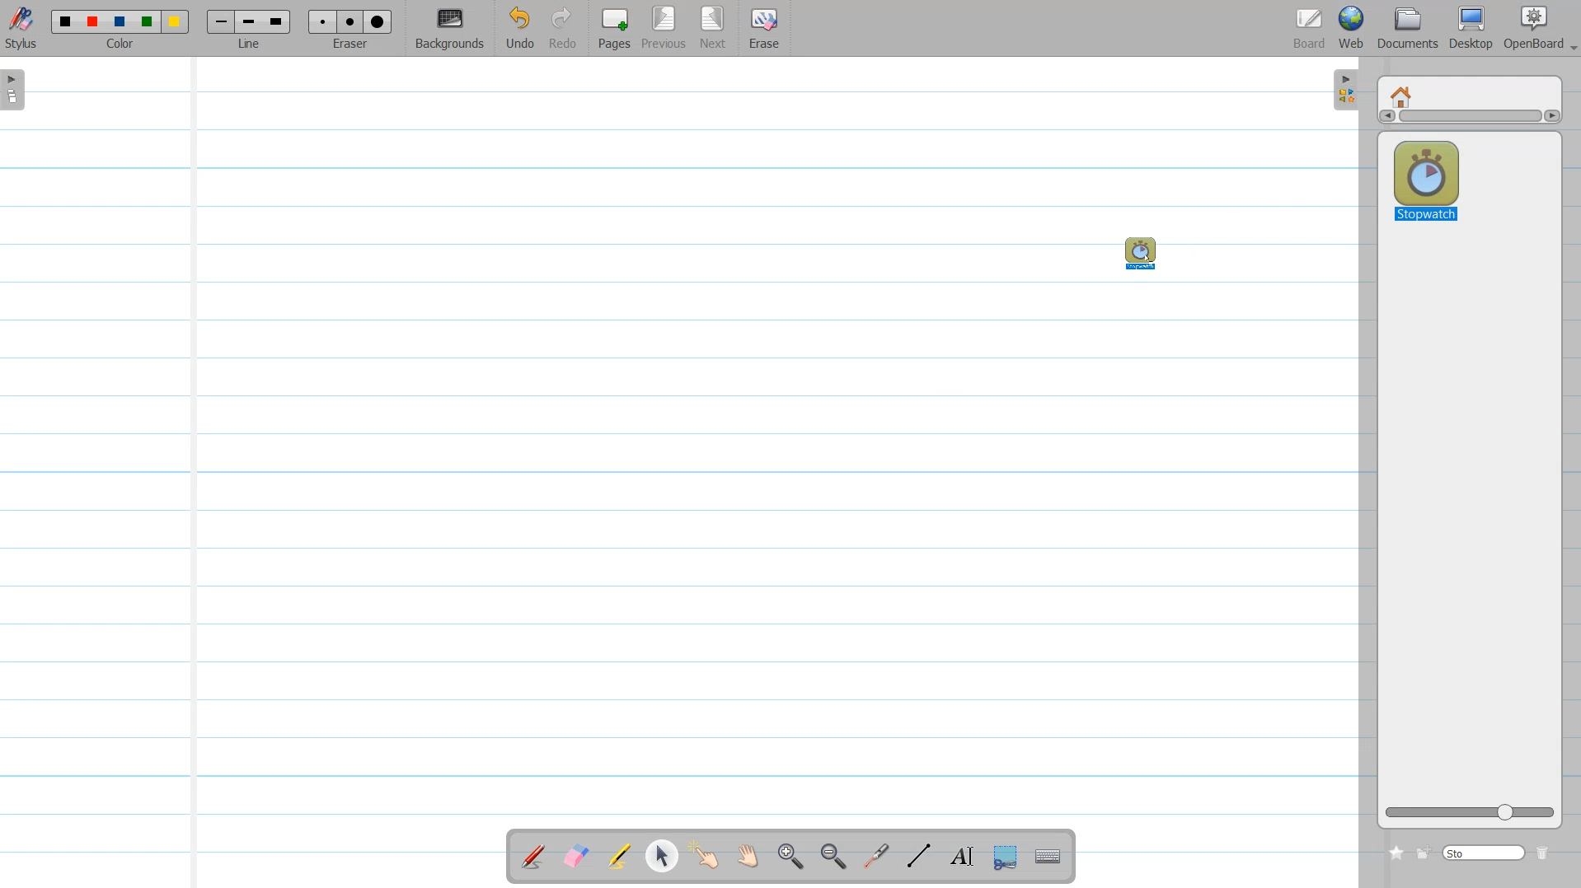 Image resolution: width=1581 pixels, height=888 pixels. I want to click on Drop down box, so click(1571, 43).